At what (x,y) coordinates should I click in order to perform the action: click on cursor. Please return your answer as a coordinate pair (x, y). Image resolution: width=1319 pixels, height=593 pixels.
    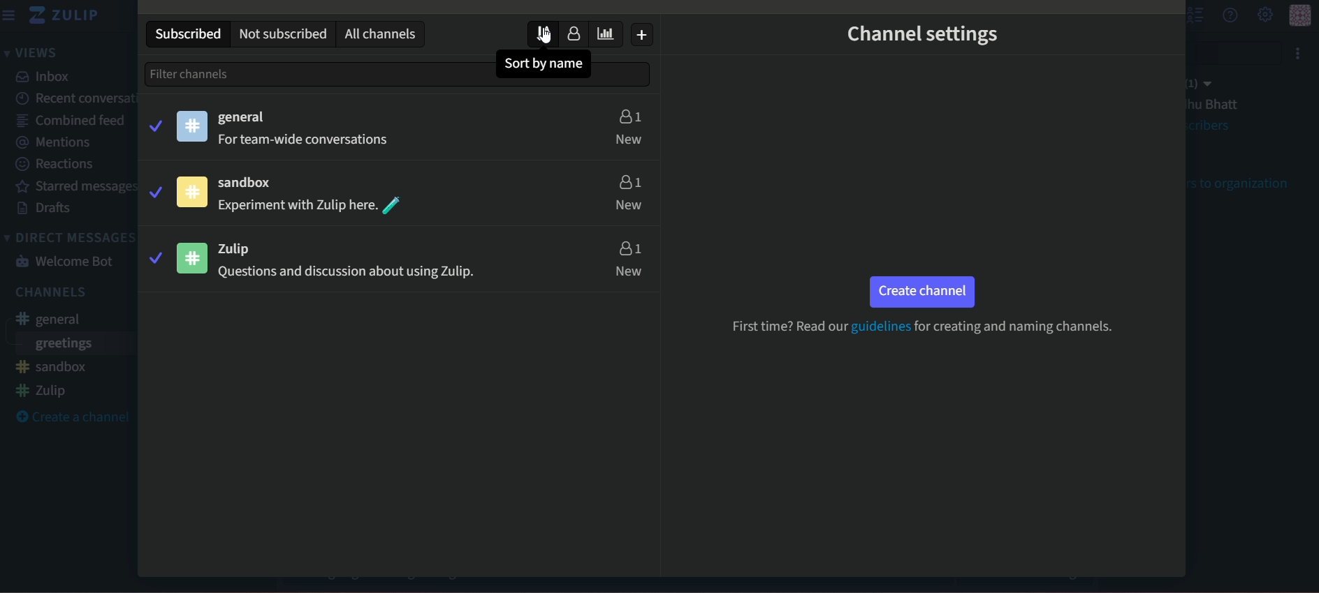
    Looking at the image, I should click on (538, 35).